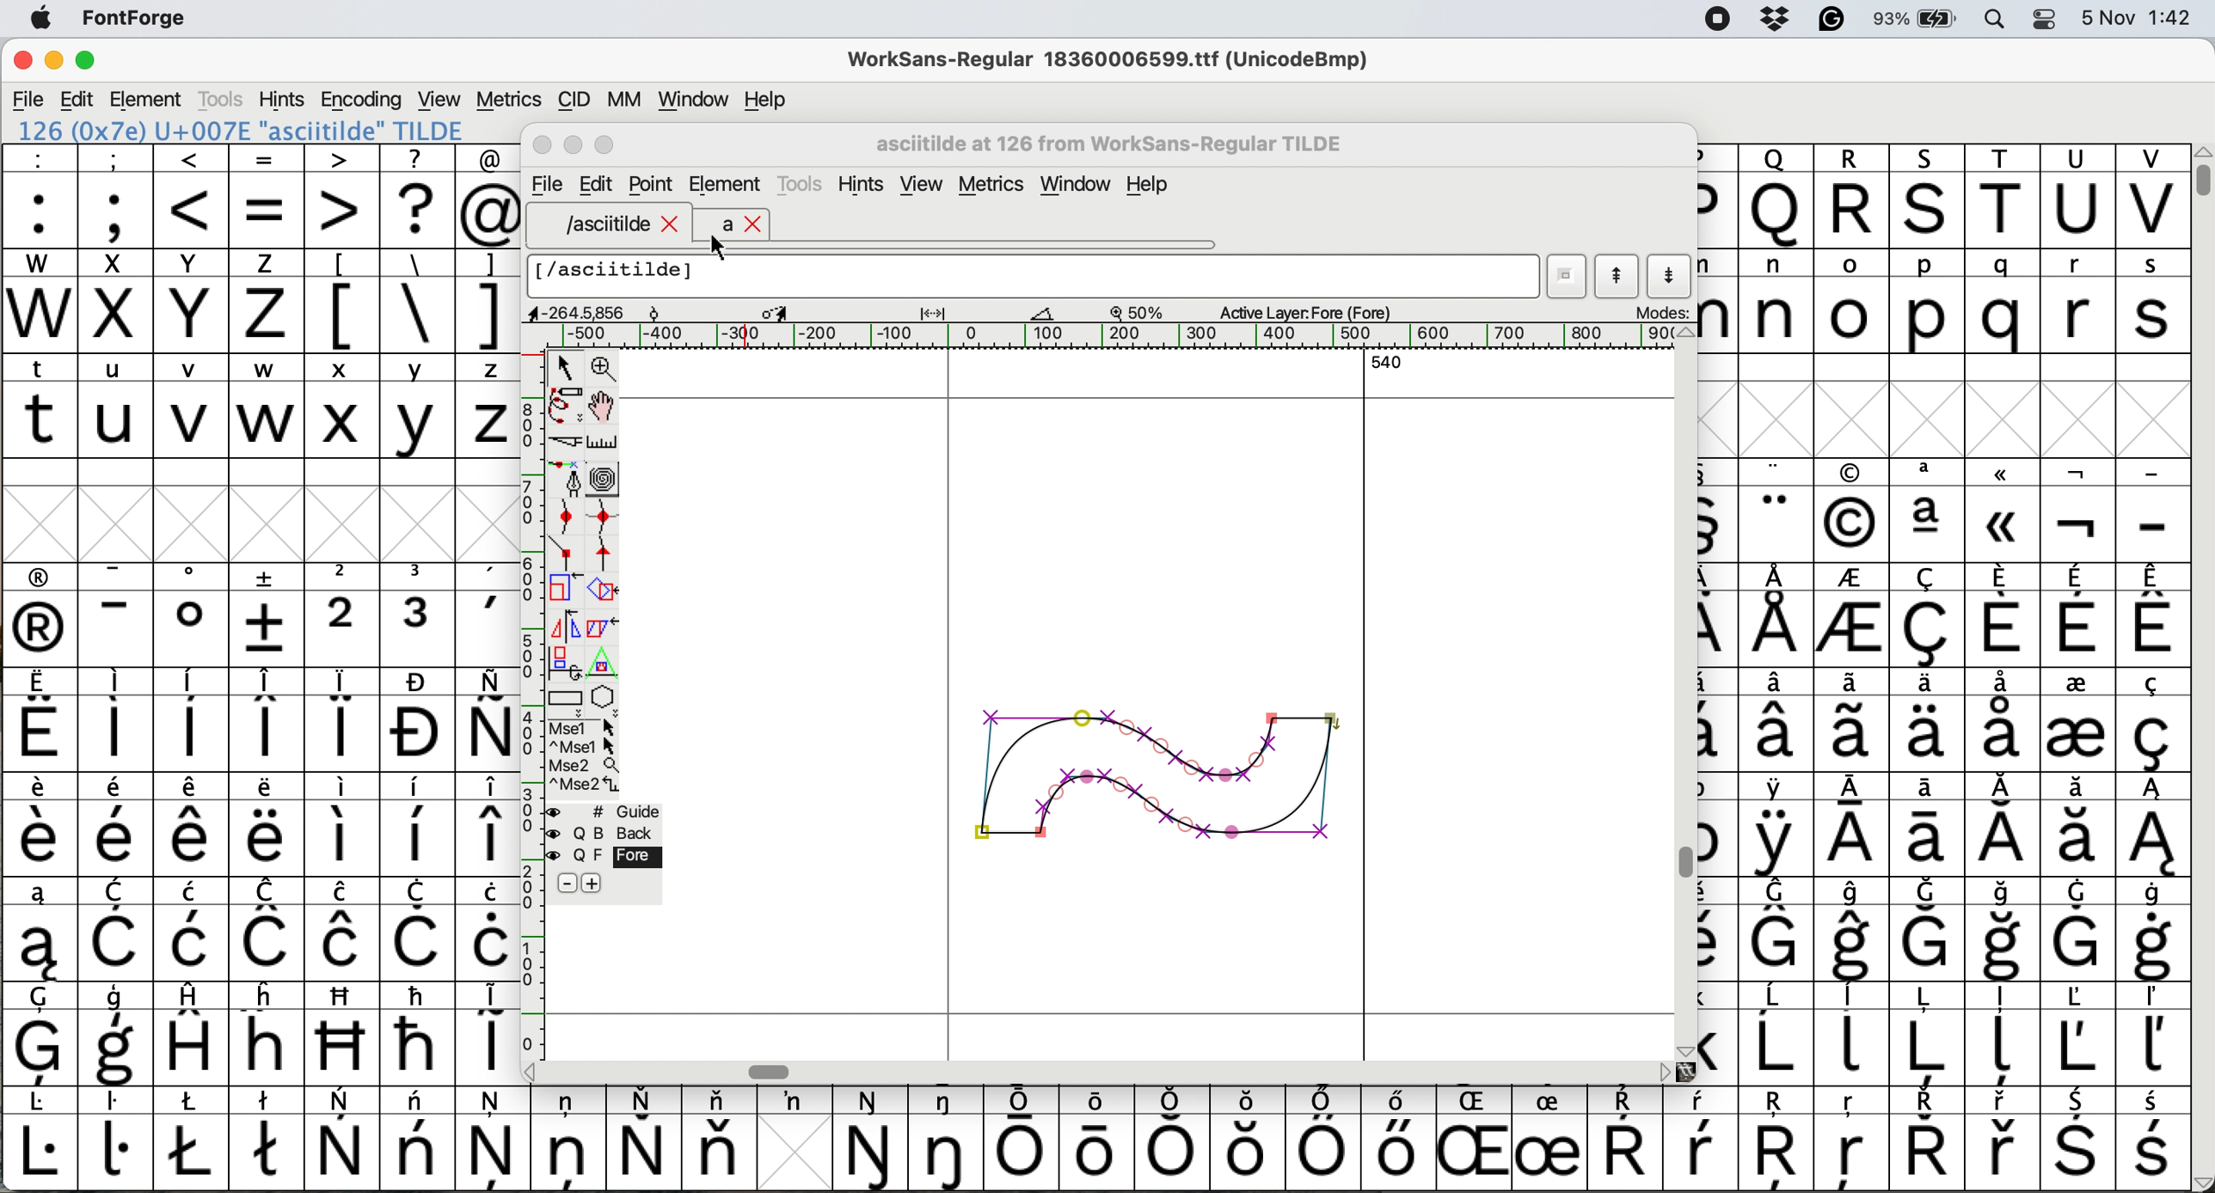  Describe the element at coordinates (1778, 615) in the screenshot. I see `symbol` at that location.